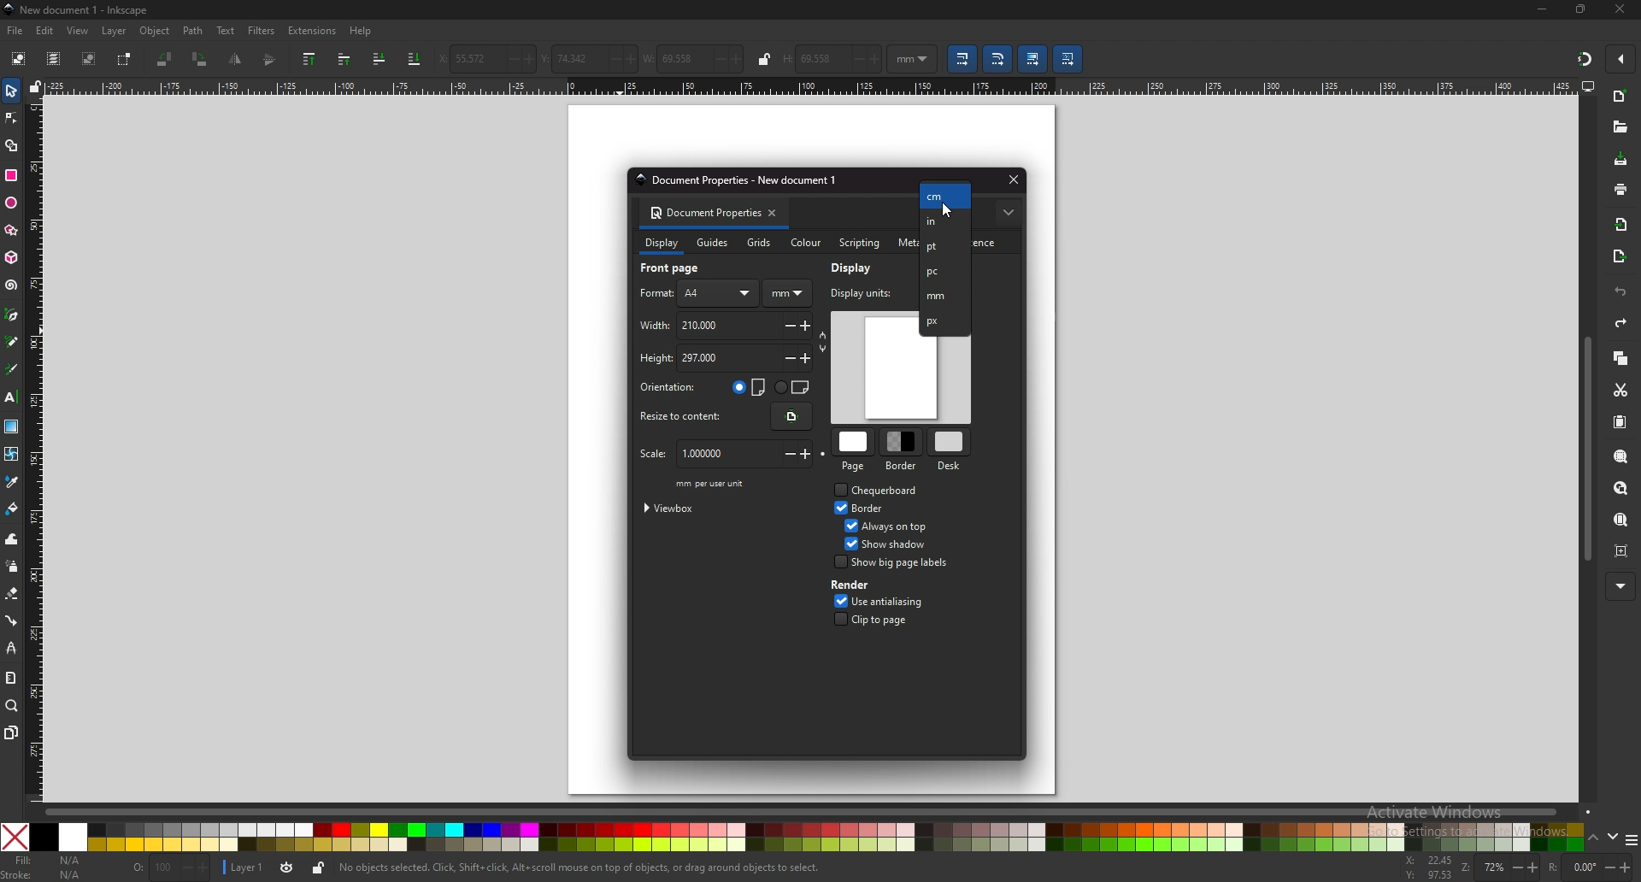  Describe the element at coordinates (715, 243) in the screenshot. I see `guides` at that location.